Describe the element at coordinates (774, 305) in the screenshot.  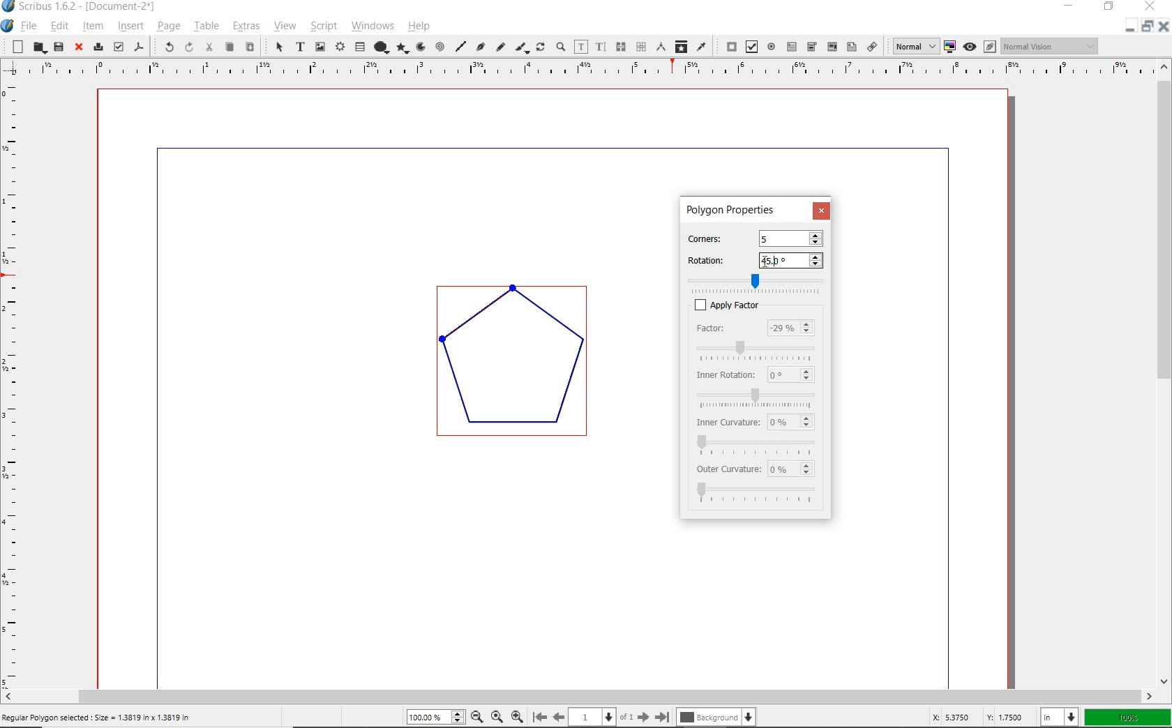
I see `APPLY FACTOR` at that location.